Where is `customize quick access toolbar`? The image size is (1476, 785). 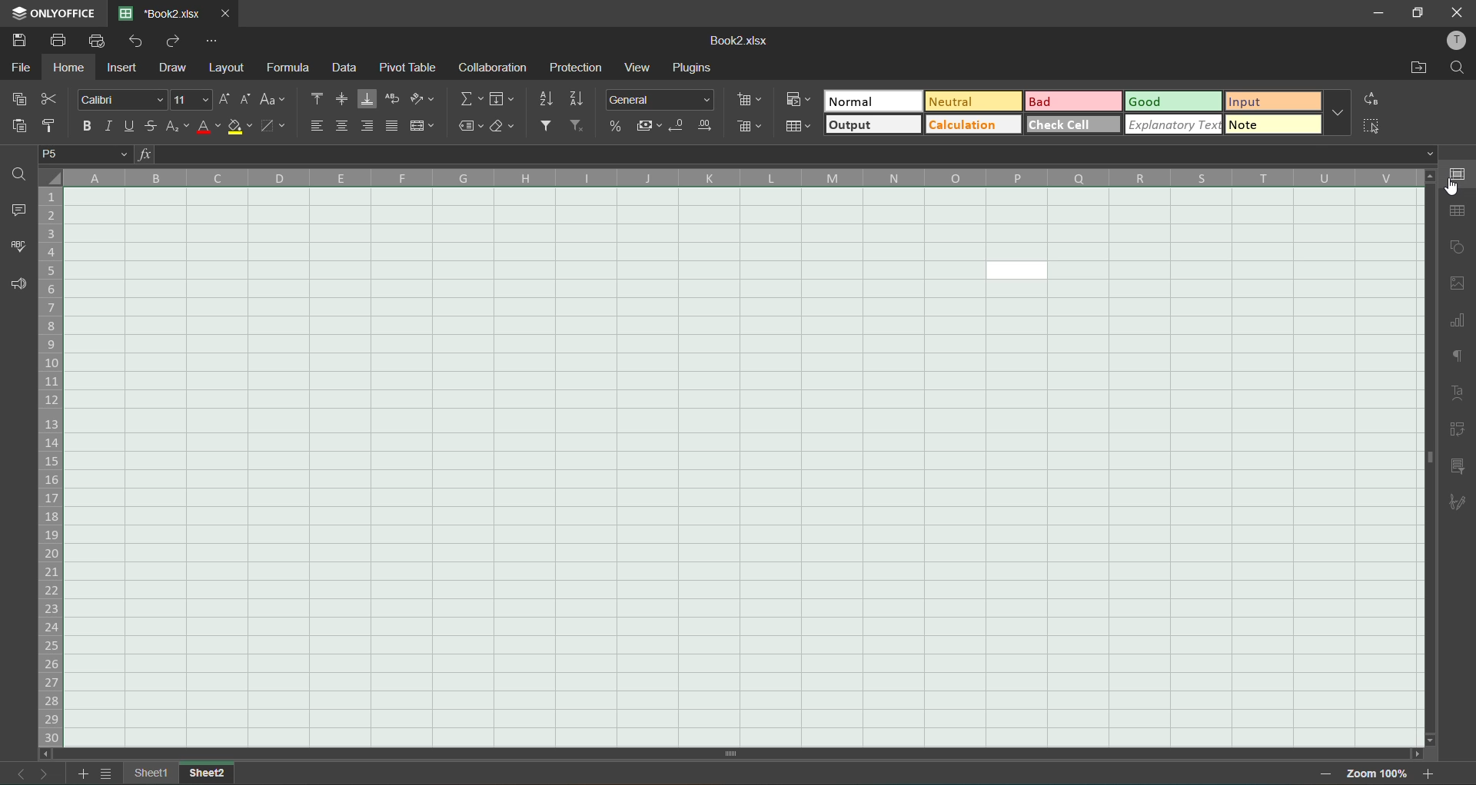
customize quick access toolbar is located at coordinates (213, 42).